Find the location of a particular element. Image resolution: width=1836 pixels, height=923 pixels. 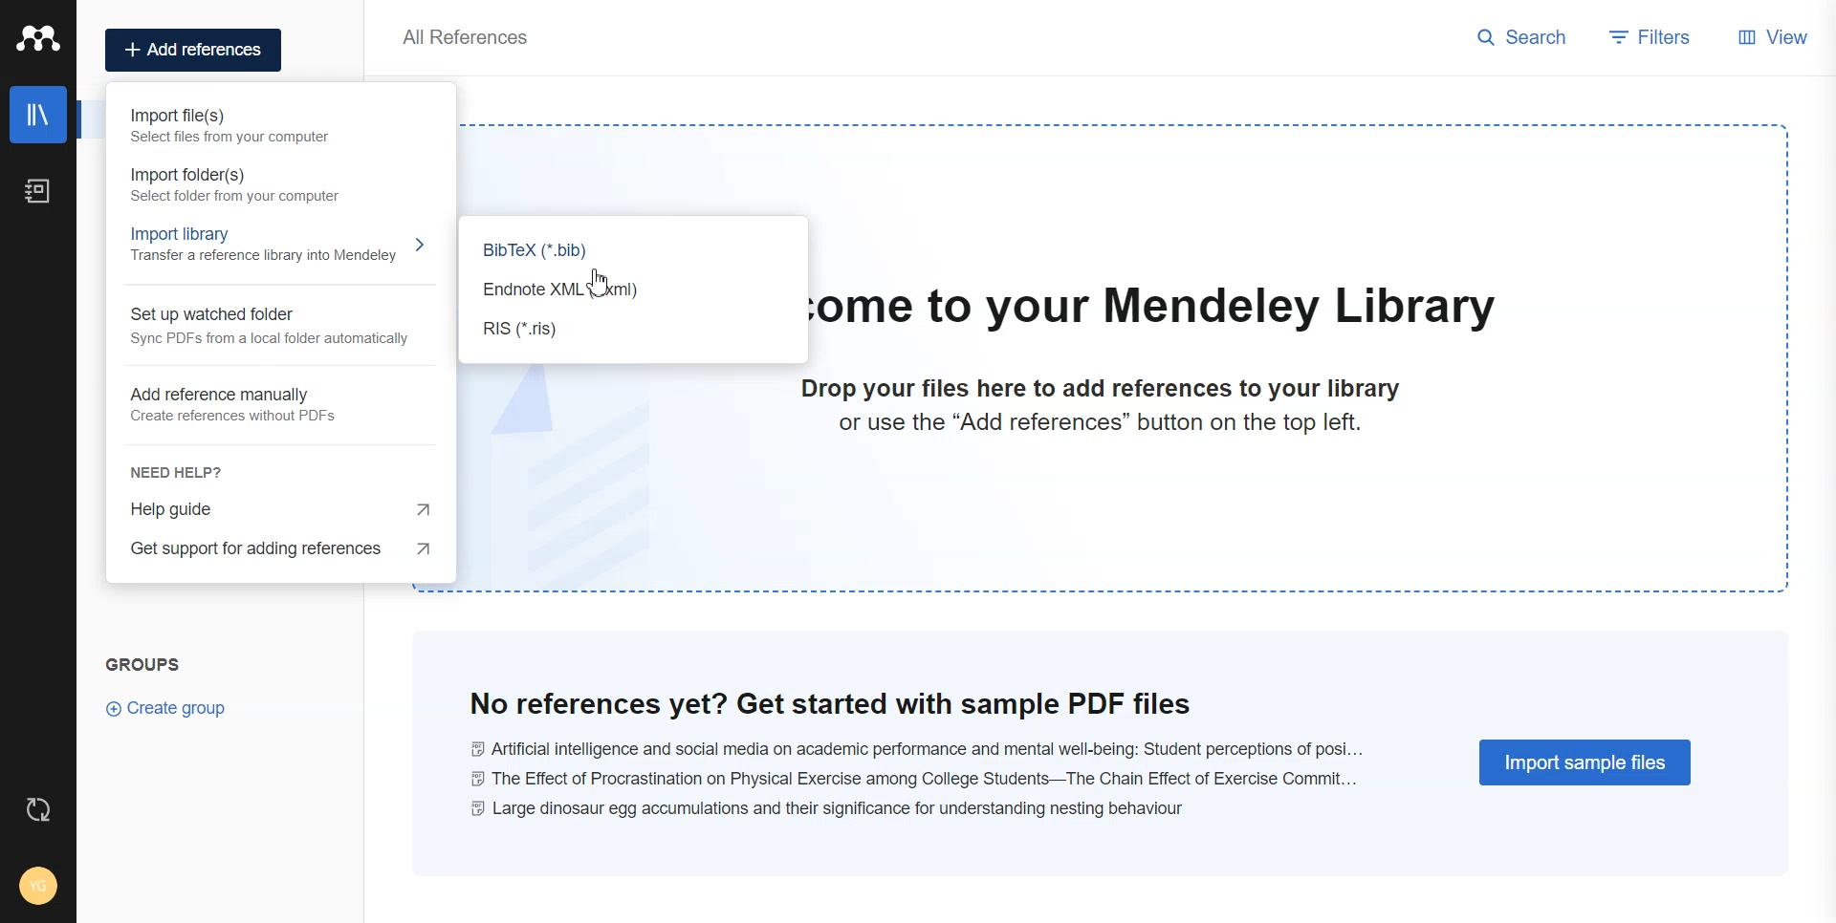

image doc is located at coordinates (619, 480).